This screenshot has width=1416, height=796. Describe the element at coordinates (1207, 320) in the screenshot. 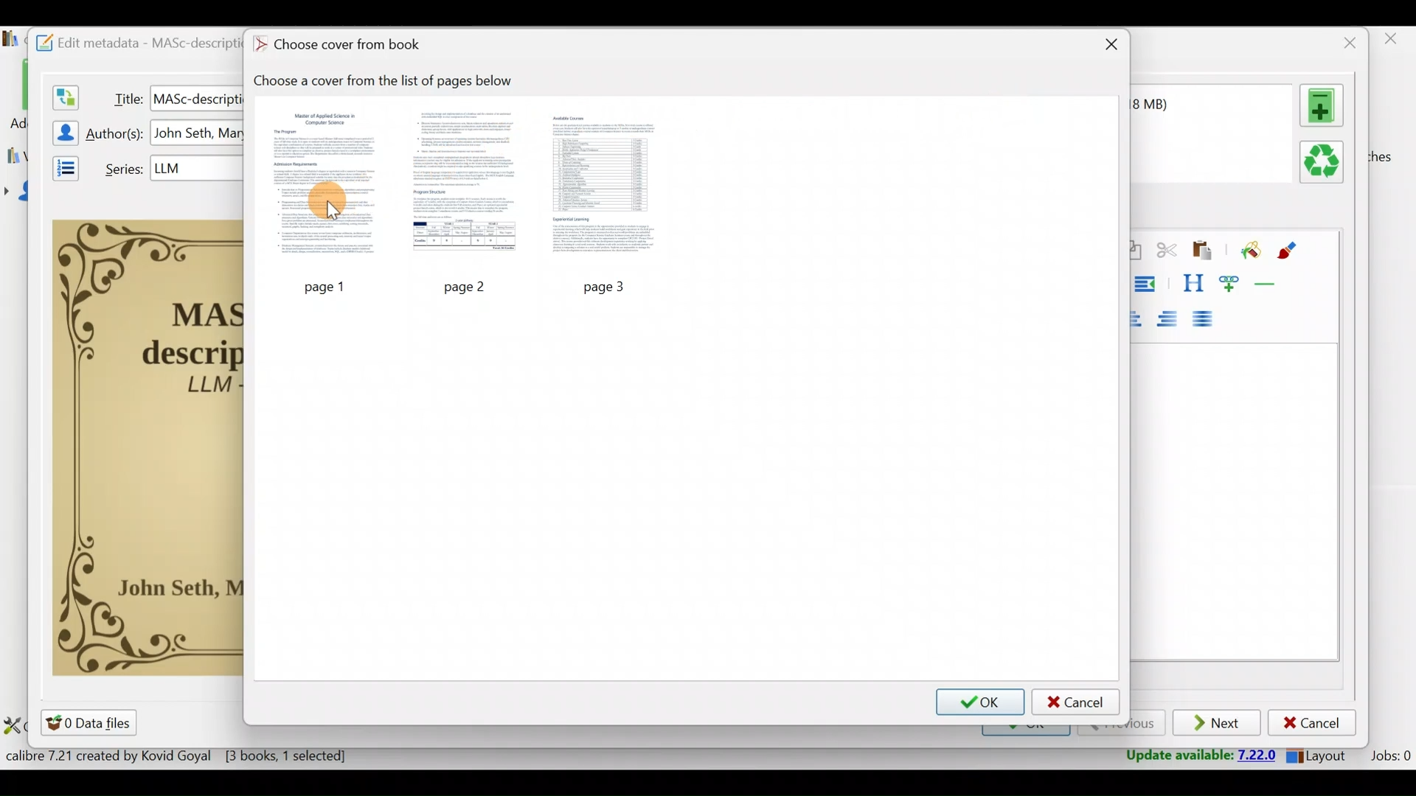

I see `Align justified` at that location.